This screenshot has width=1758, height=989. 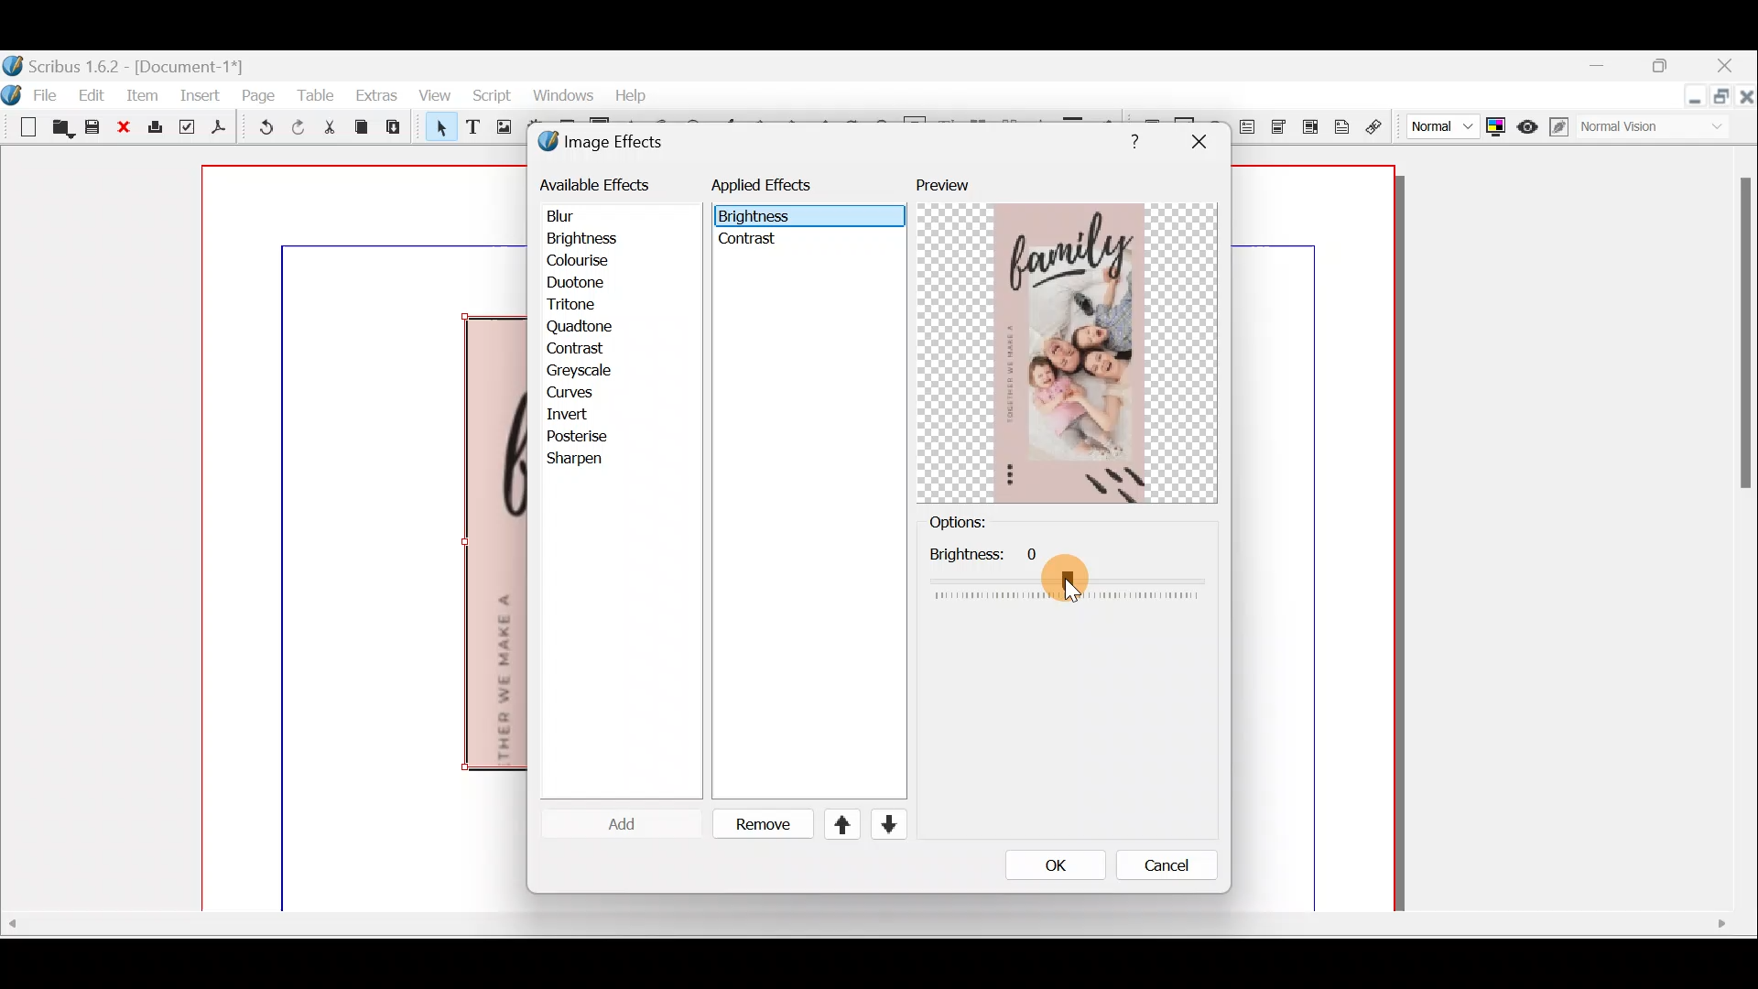 What do you see at coordinates (362, 127) in the screenshot?
I see `Copy` at bounding box center [362, 127].